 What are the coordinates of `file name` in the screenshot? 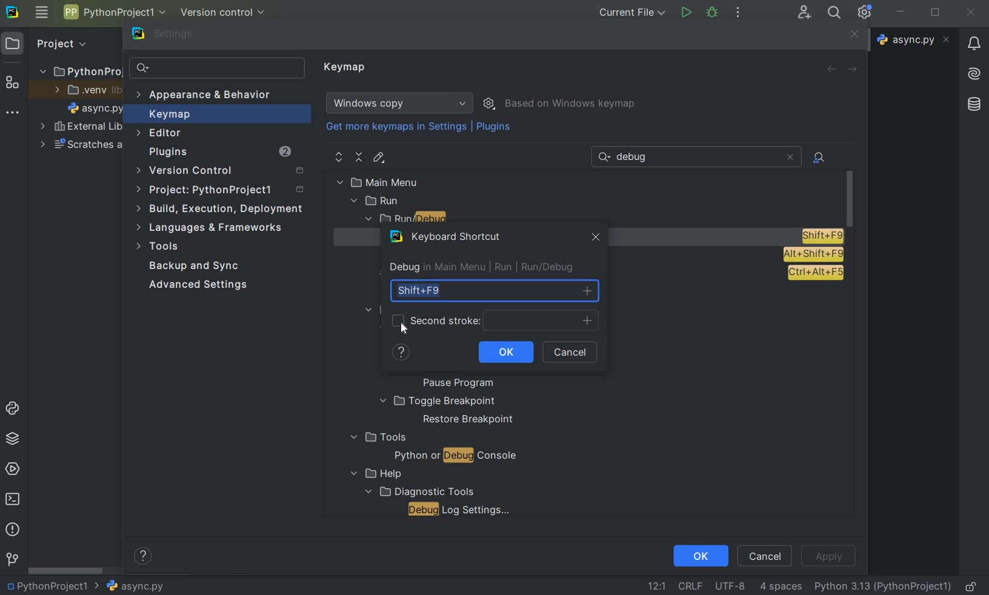 It's located at (915, 39).